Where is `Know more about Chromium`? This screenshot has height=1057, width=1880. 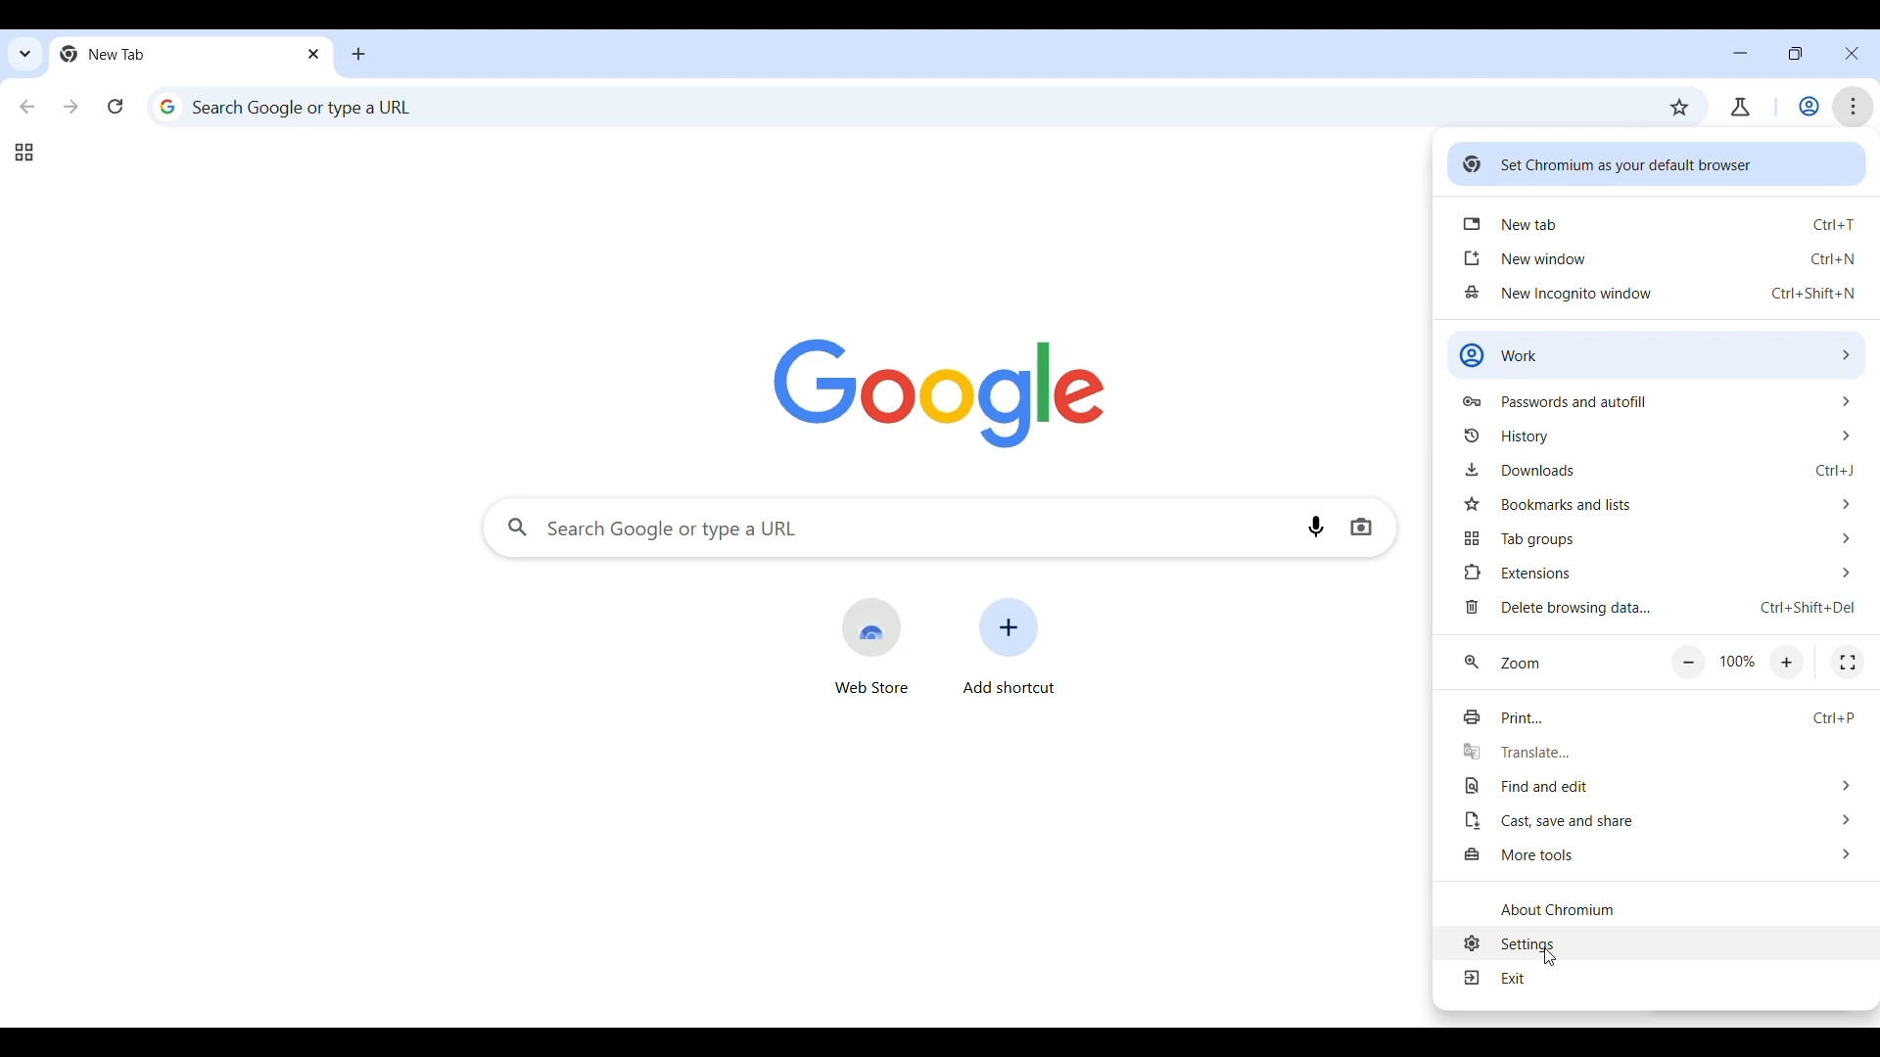 Know more about Chromium is located at coordinates (1663, 909).